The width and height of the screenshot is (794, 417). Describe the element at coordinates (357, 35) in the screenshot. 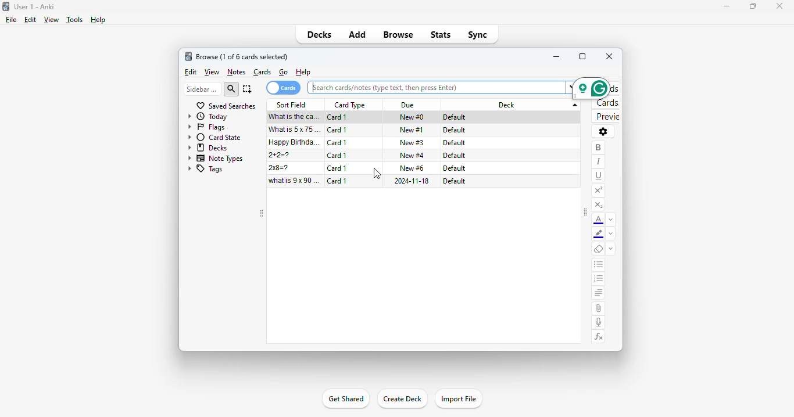

I see `add` at that location.